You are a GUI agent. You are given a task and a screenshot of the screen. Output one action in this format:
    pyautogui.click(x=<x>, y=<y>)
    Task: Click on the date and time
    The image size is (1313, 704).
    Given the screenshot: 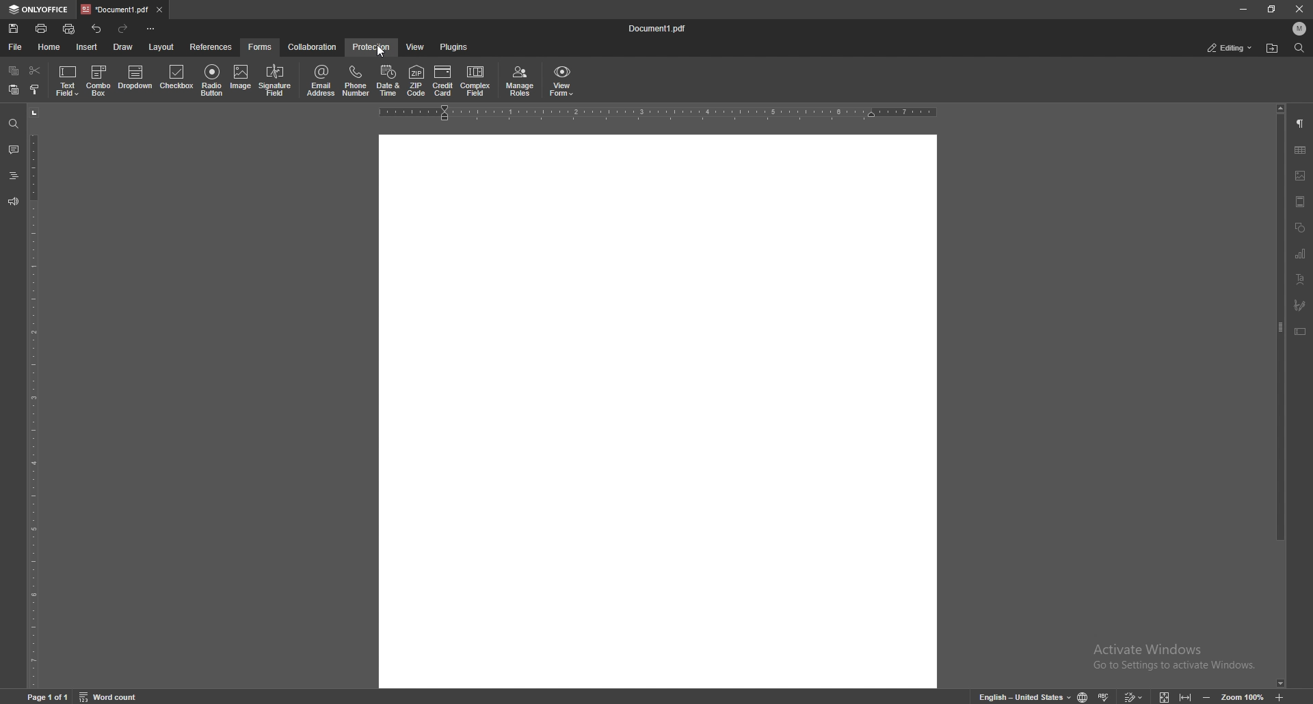 What is the action you would take?
    pyautogui.click(x=389, y=81)
    